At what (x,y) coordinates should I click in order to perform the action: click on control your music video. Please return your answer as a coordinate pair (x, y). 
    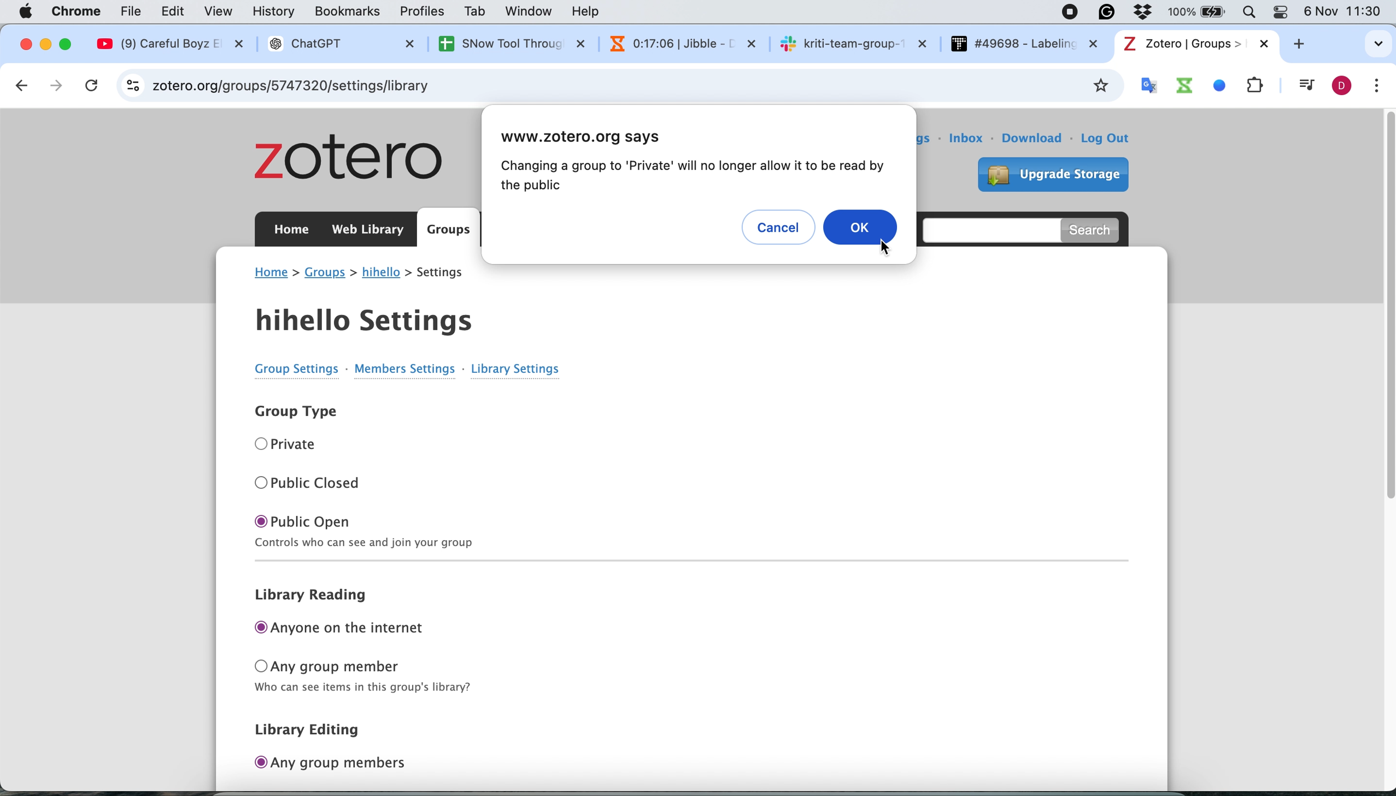
    Looking at the image, I should click on (1303, 86).